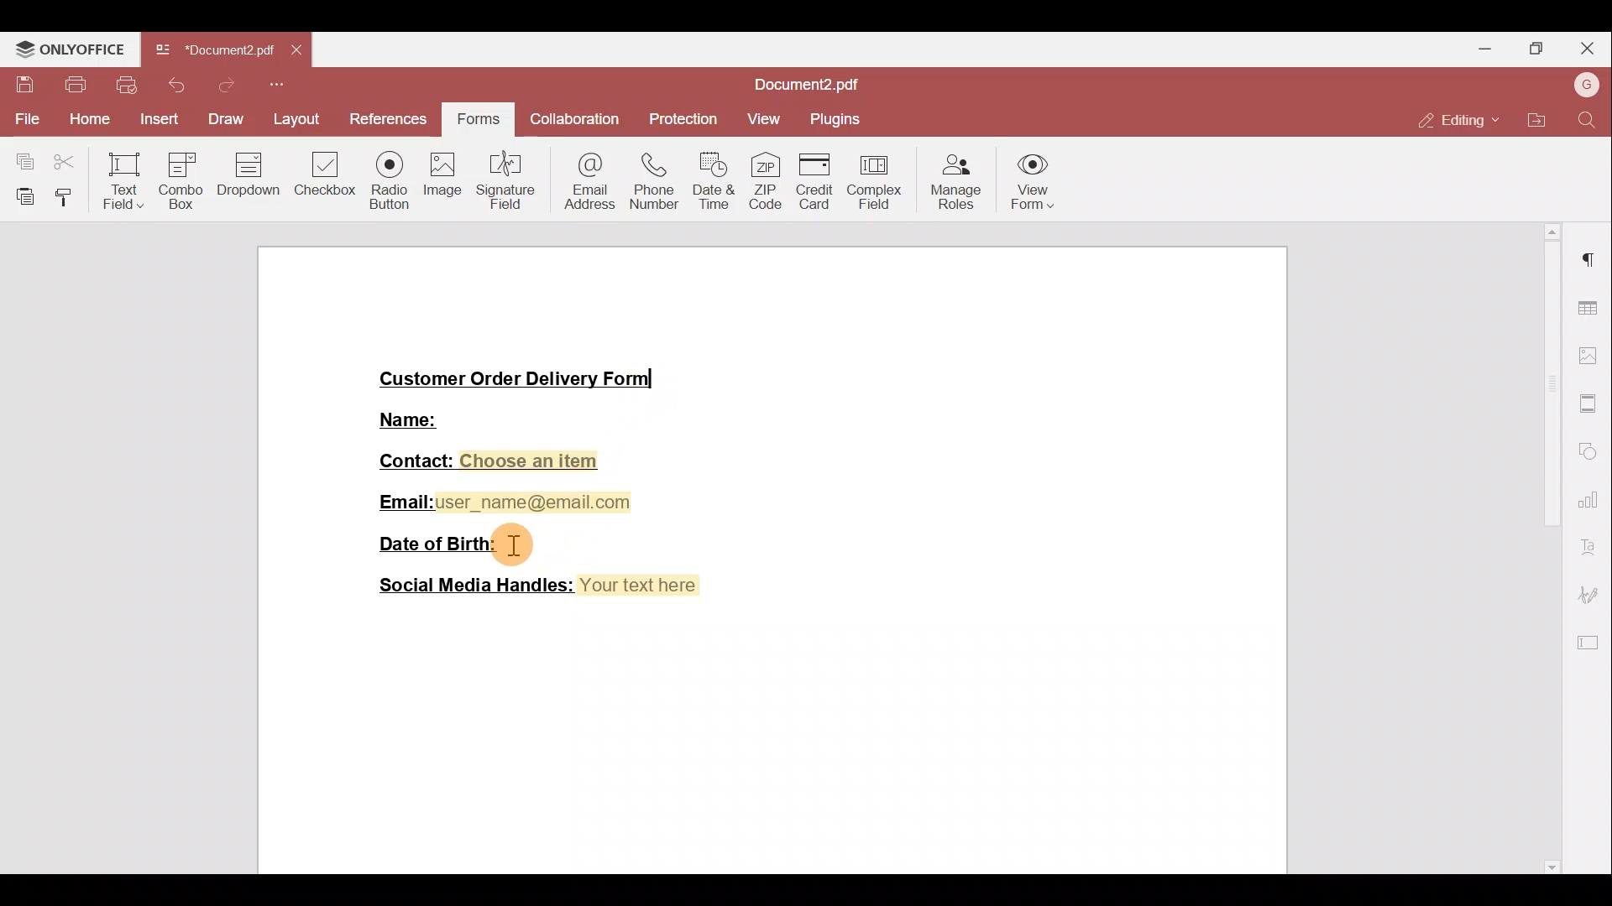 This screenshot has height=906, width=1612. Describe the element at coordinates (21, 158) in the screenshot. I see `Copy` at that location.